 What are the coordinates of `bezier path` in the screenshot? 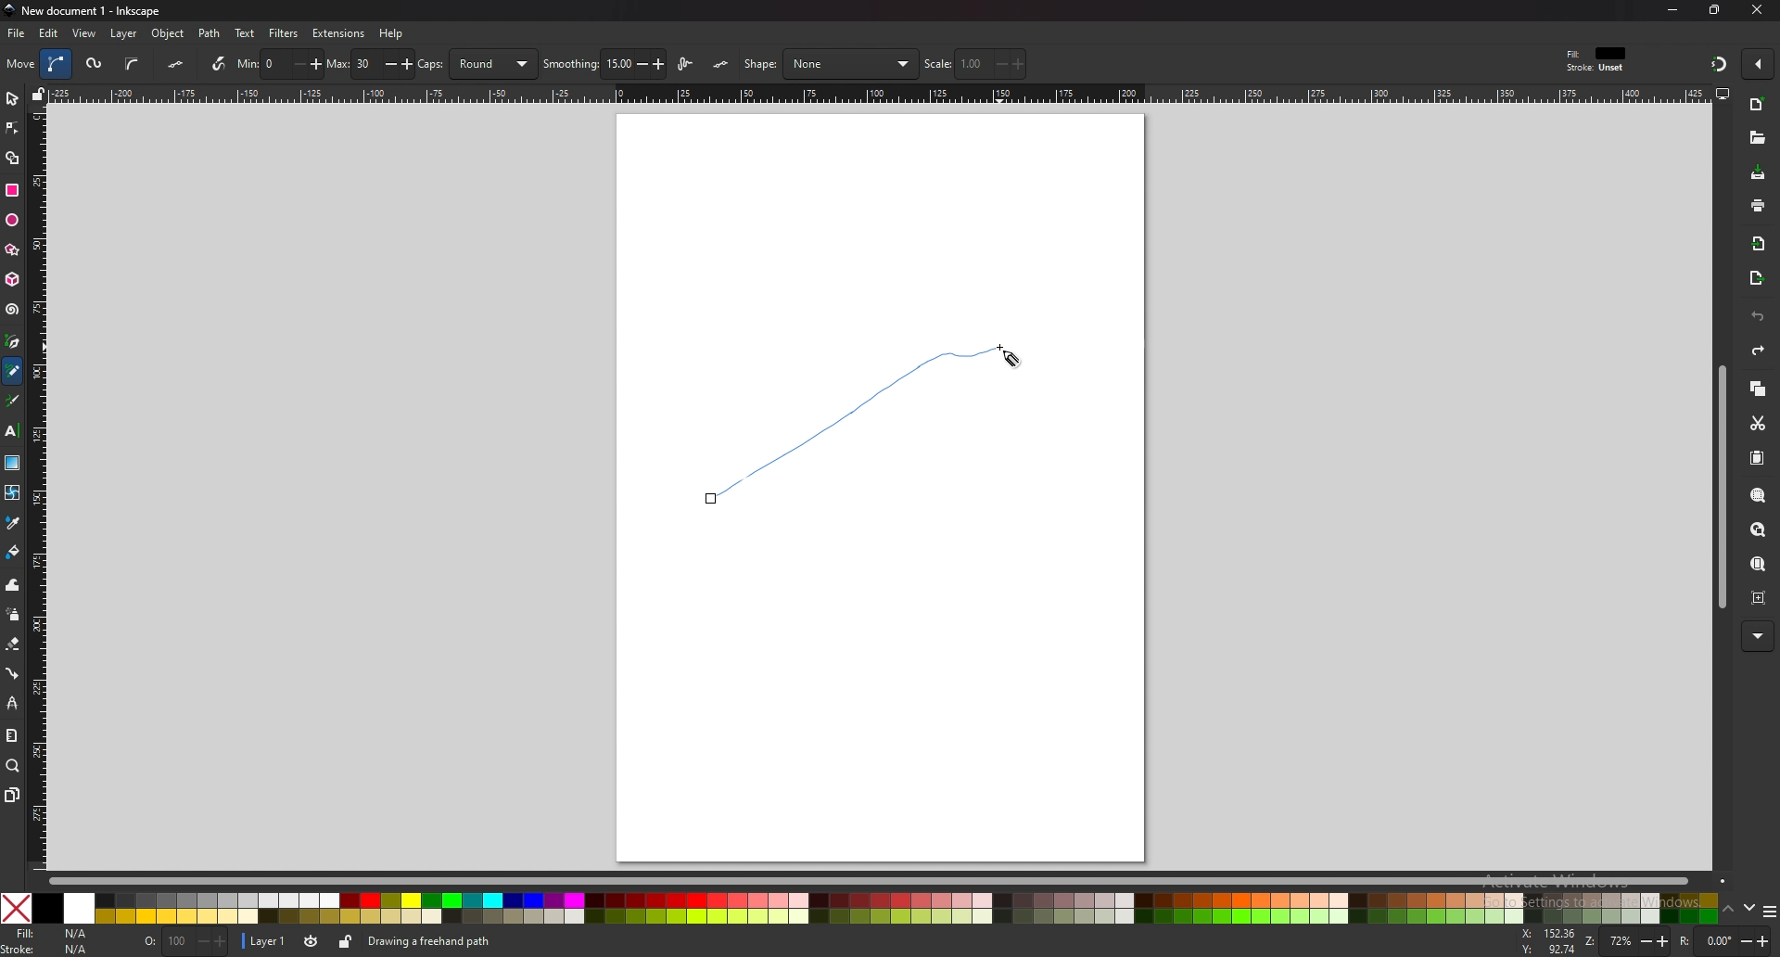 It's located at (58, 63).